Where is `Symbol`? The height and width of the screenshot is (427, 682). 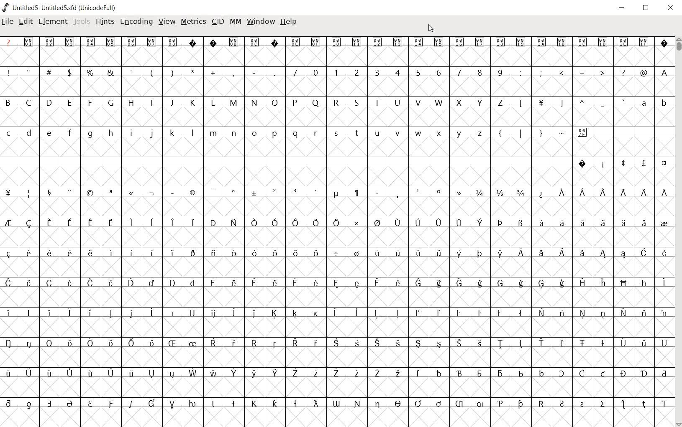 Symbol is located at coordinates (337, 403).